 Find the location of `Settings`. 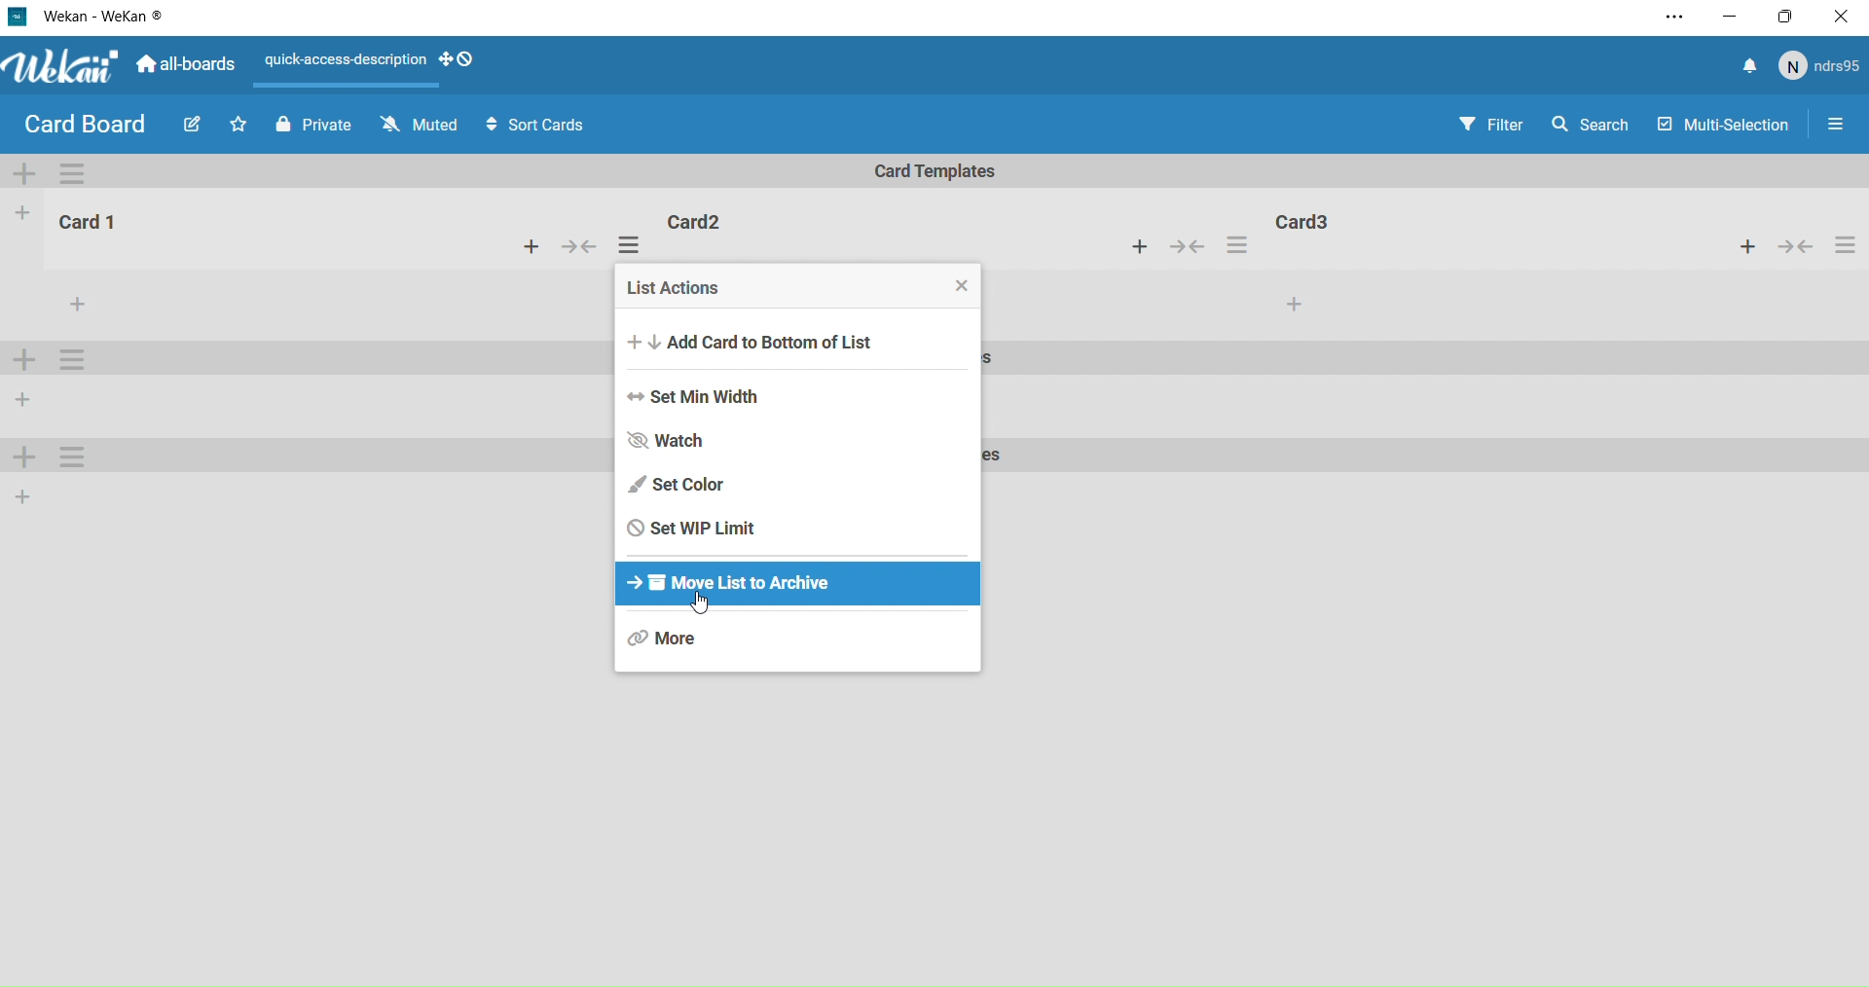

Settings is located at coordinates (1837, 129).